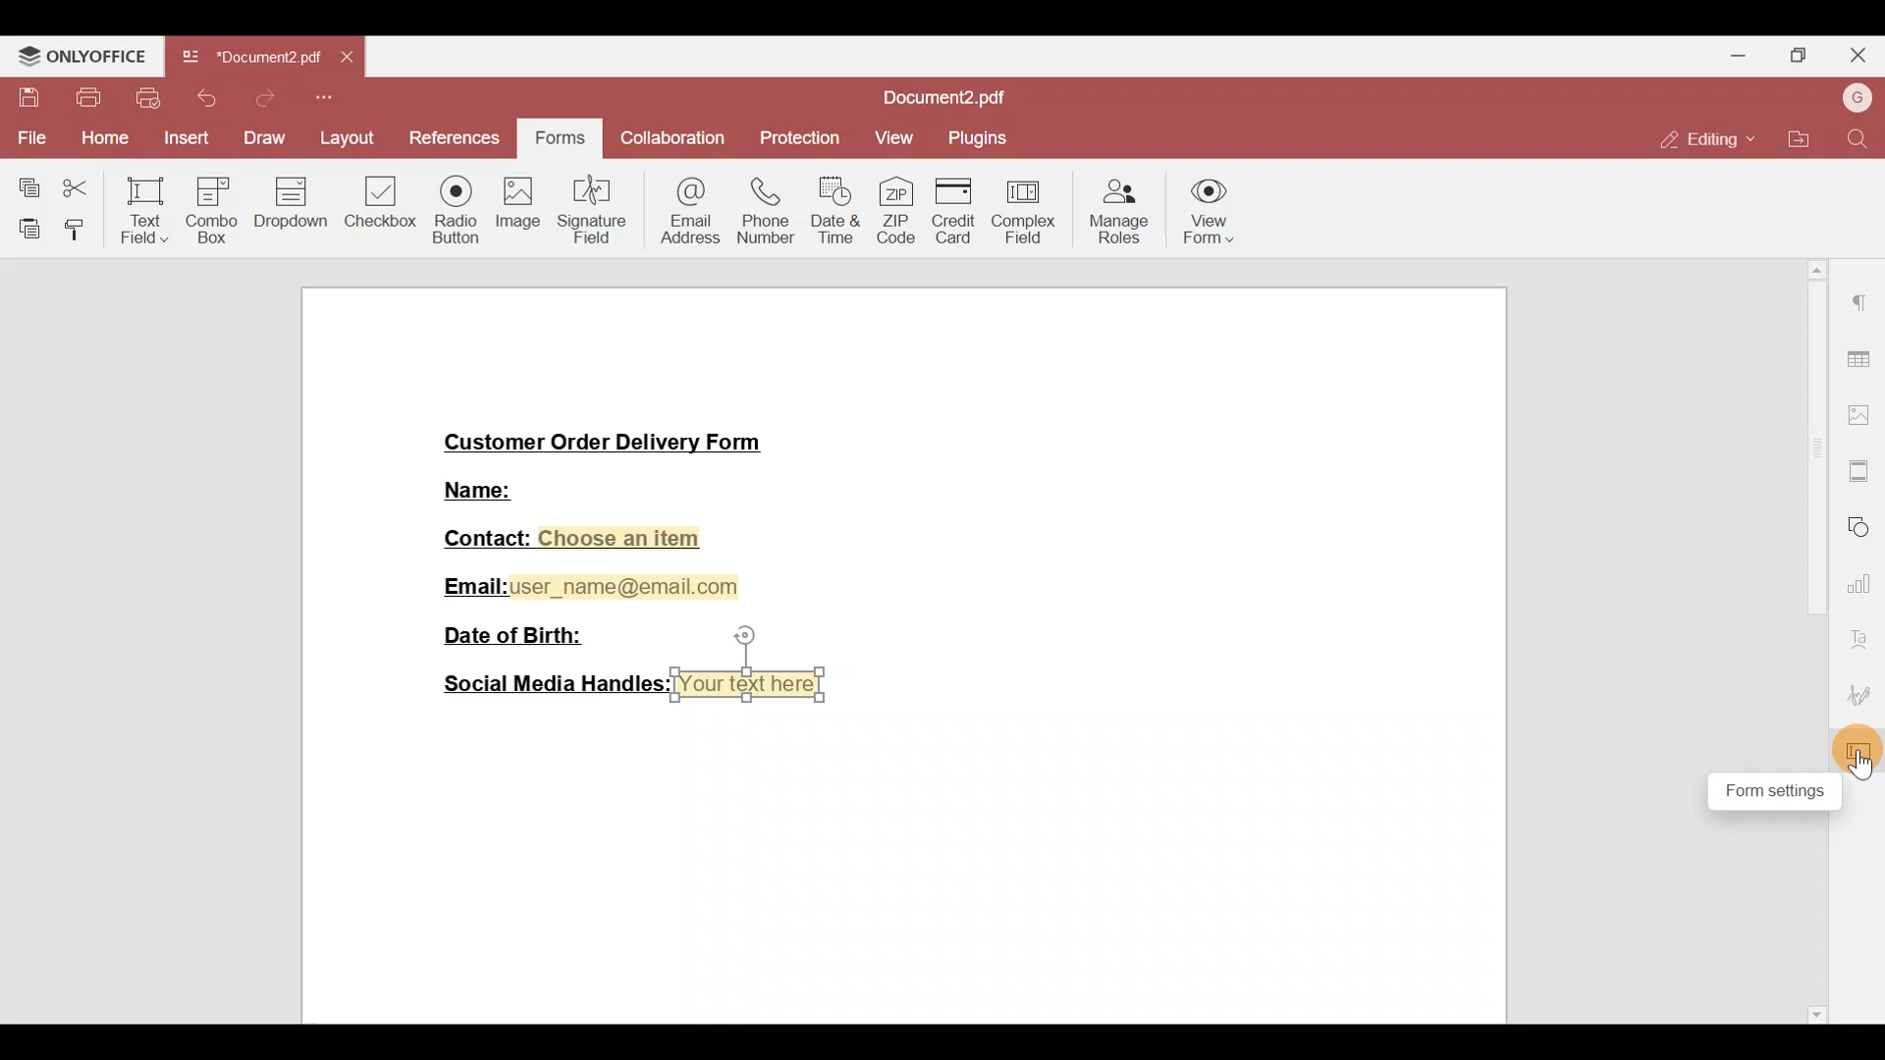 Image resolution: width=1885 pixels, height=1060 pixels. Describe the element at coordinates (835, 209) in the screenshot. I see `Date & time` at that location.